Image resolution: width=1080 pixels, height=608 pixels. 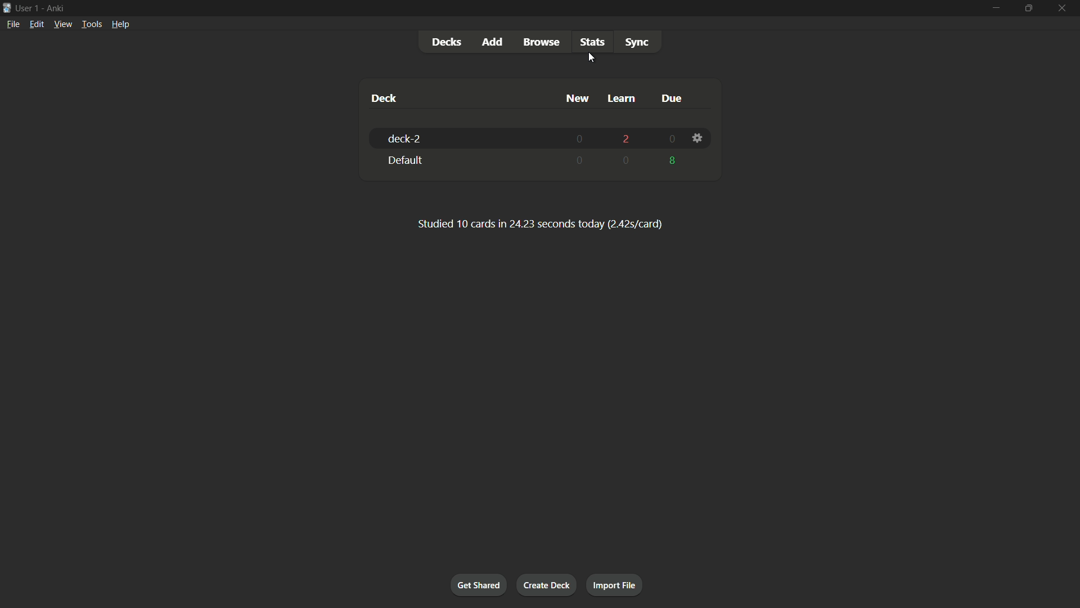 I want to click on Learn, so click(x=622, y=96).